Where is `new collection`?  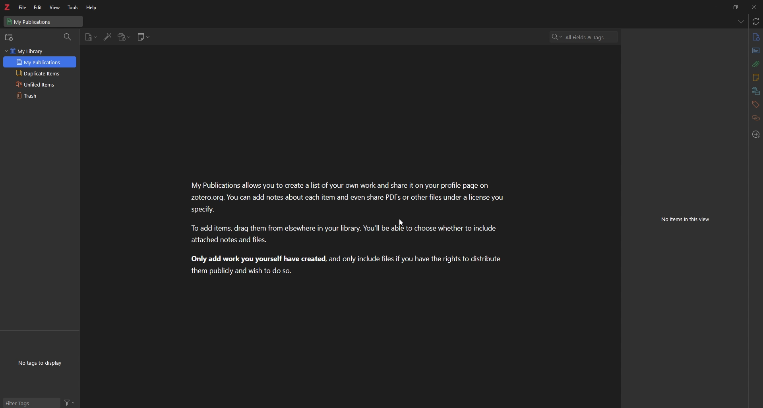 new collection is located at coordinates (10, 37).